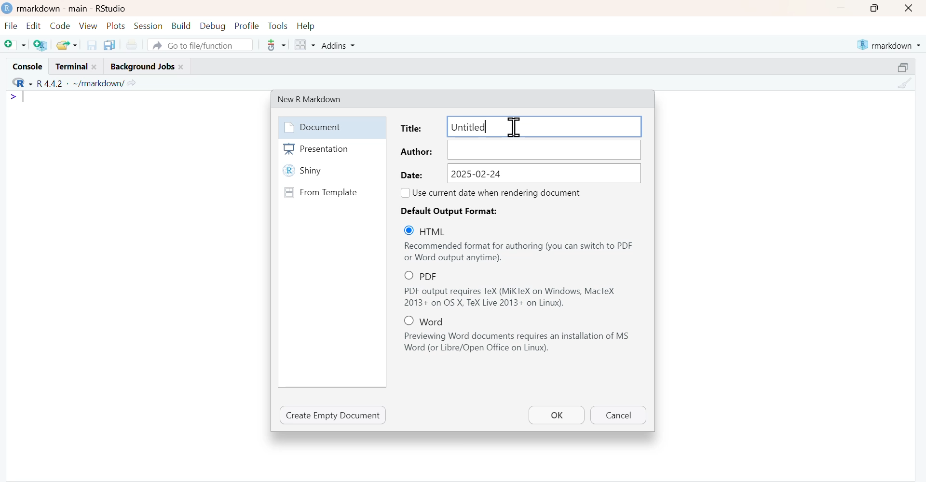 This screenshot has height=482, width=926. Describe the element at coordinates (337, 45) in the screenshot. I see `Addins` at that location.